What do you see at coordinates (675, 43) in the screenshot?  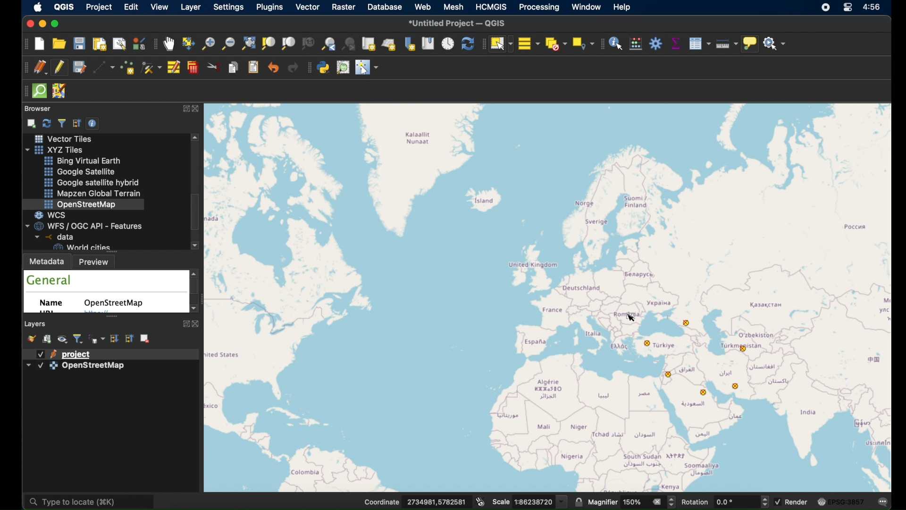 I see `statistical summary` at bounding box center [675, 43].